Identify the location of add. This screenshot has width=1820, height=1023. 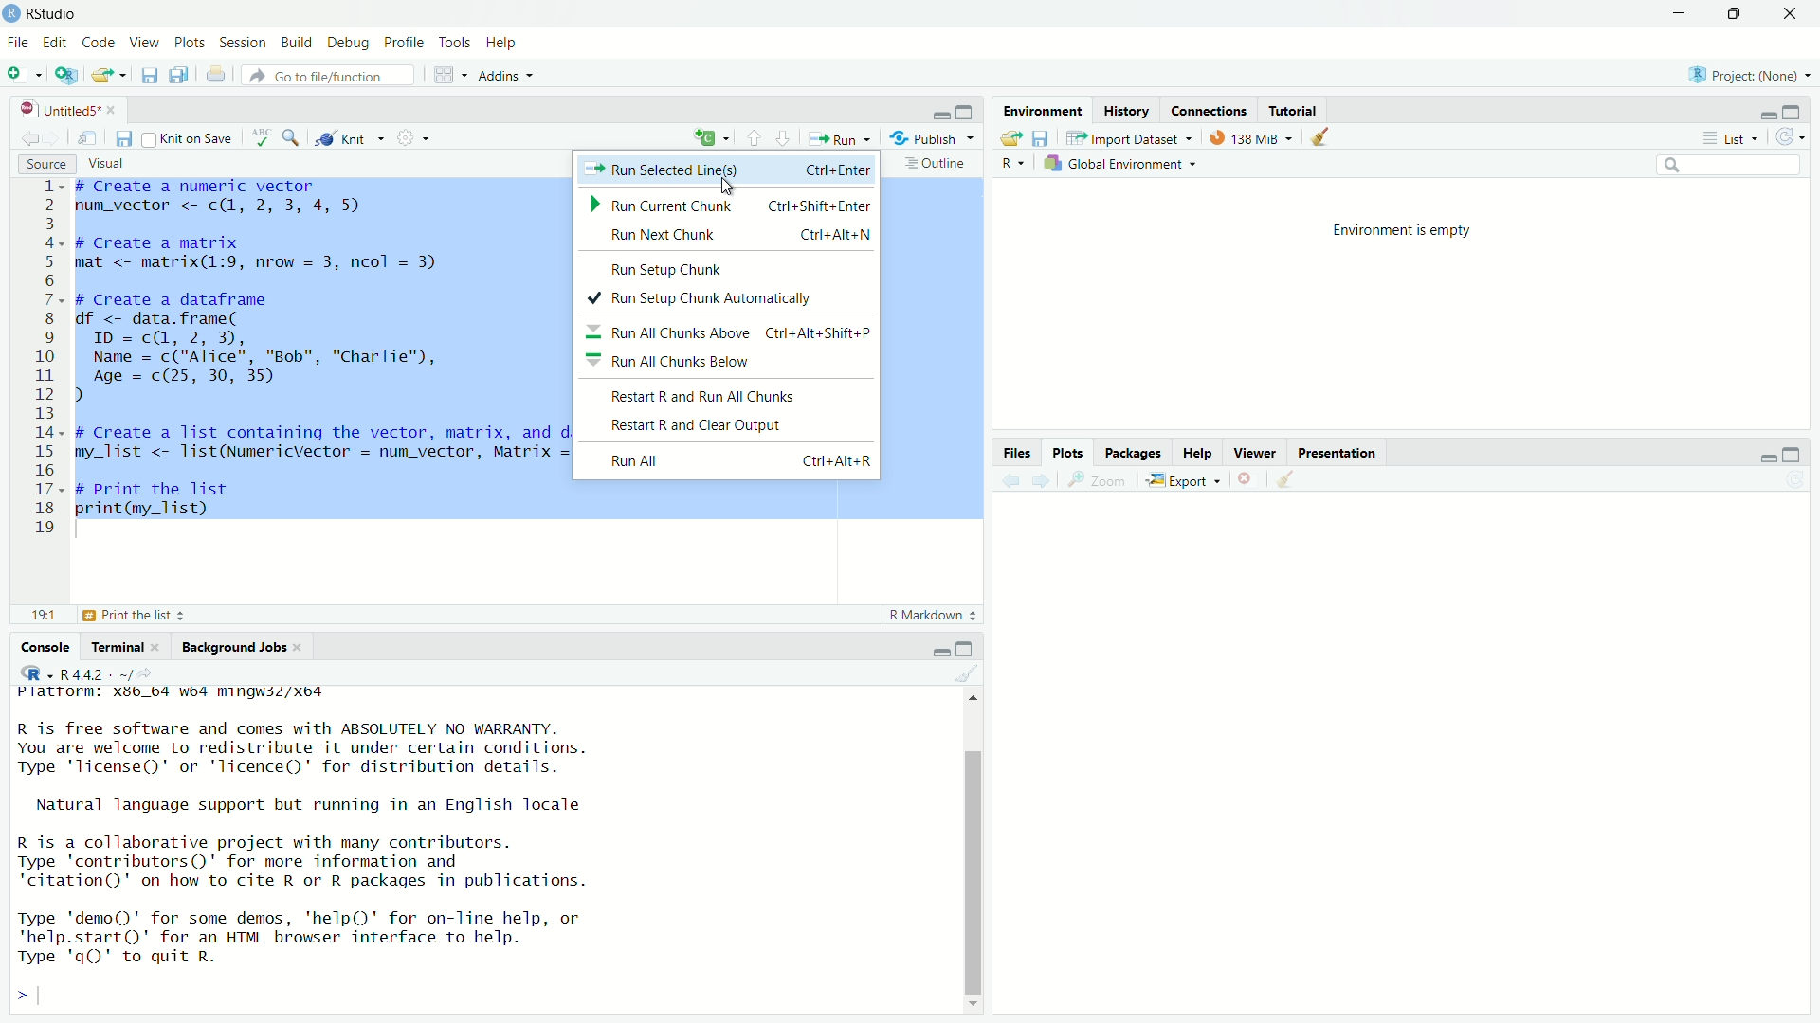
(710, 138).